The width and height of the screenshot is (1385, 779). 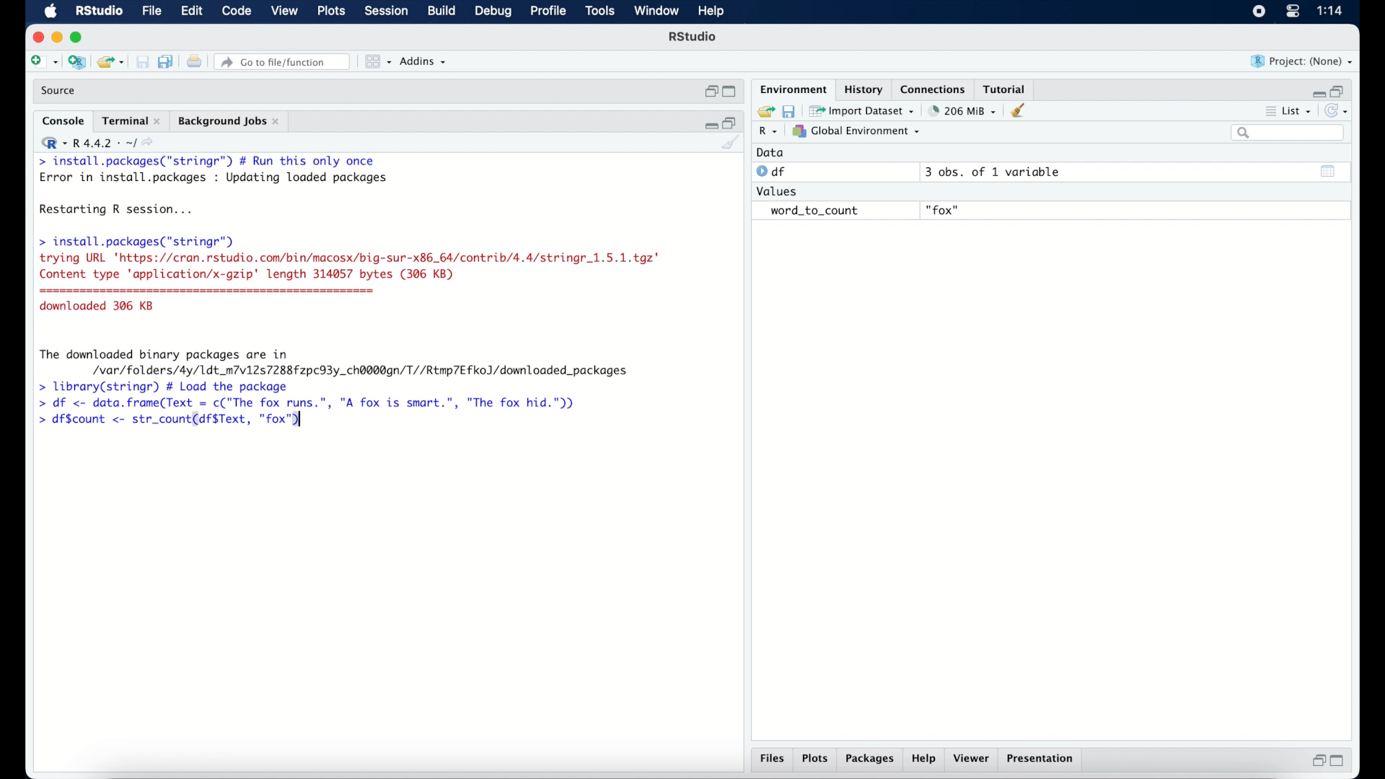 I want to click on maximize, so click(x=79, y=38).